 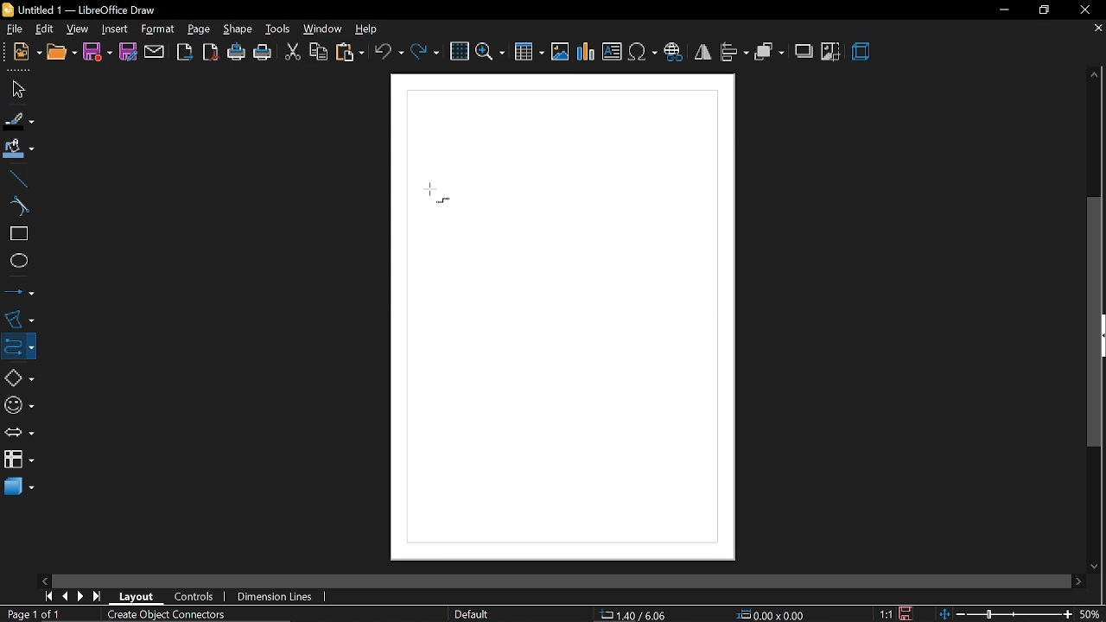 What do you see at coordinates (1096, 564) in the screenshot?
I see `move down` at bounding box center [1096, 564].